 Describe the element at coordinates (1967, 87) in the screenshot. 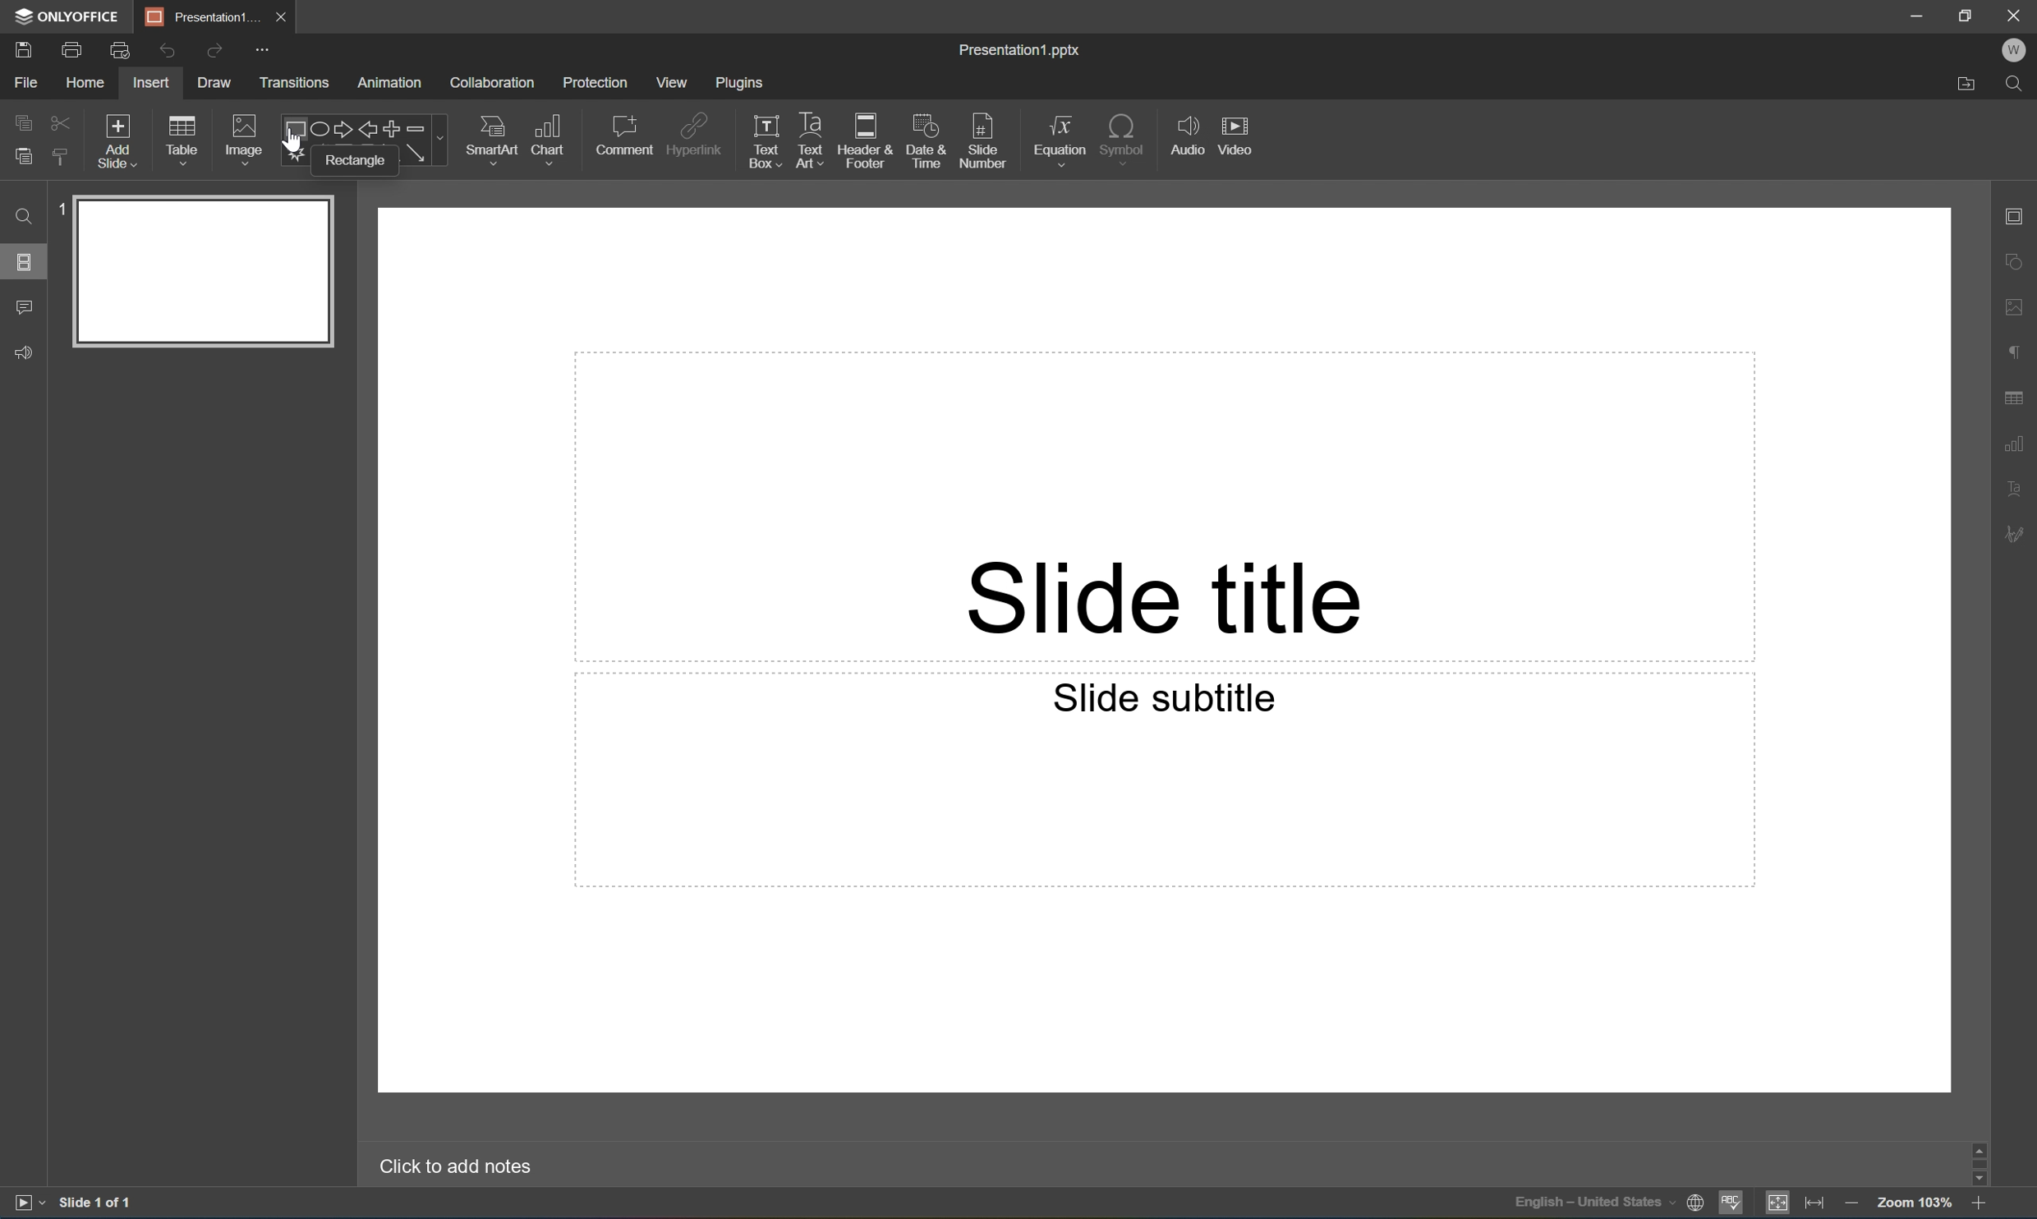

I see `Open file location` at that location.